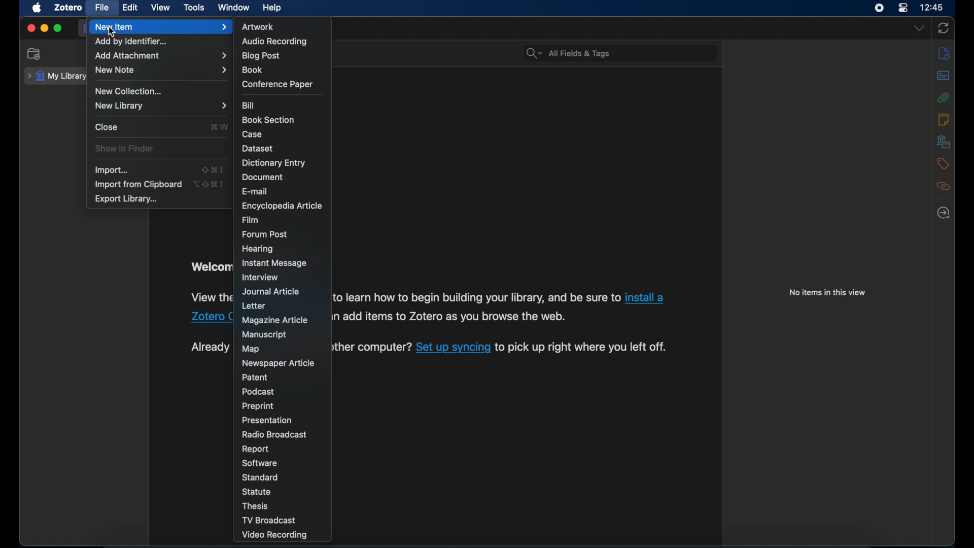 Image resolution: width=974 pixels, height=548 pixels. I want to click on maximize, so click(58, 28).